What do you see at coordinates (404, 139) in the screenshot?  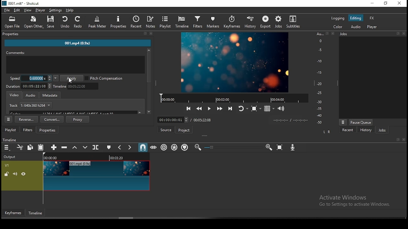 I see `close` at bounding box center [404, 139].